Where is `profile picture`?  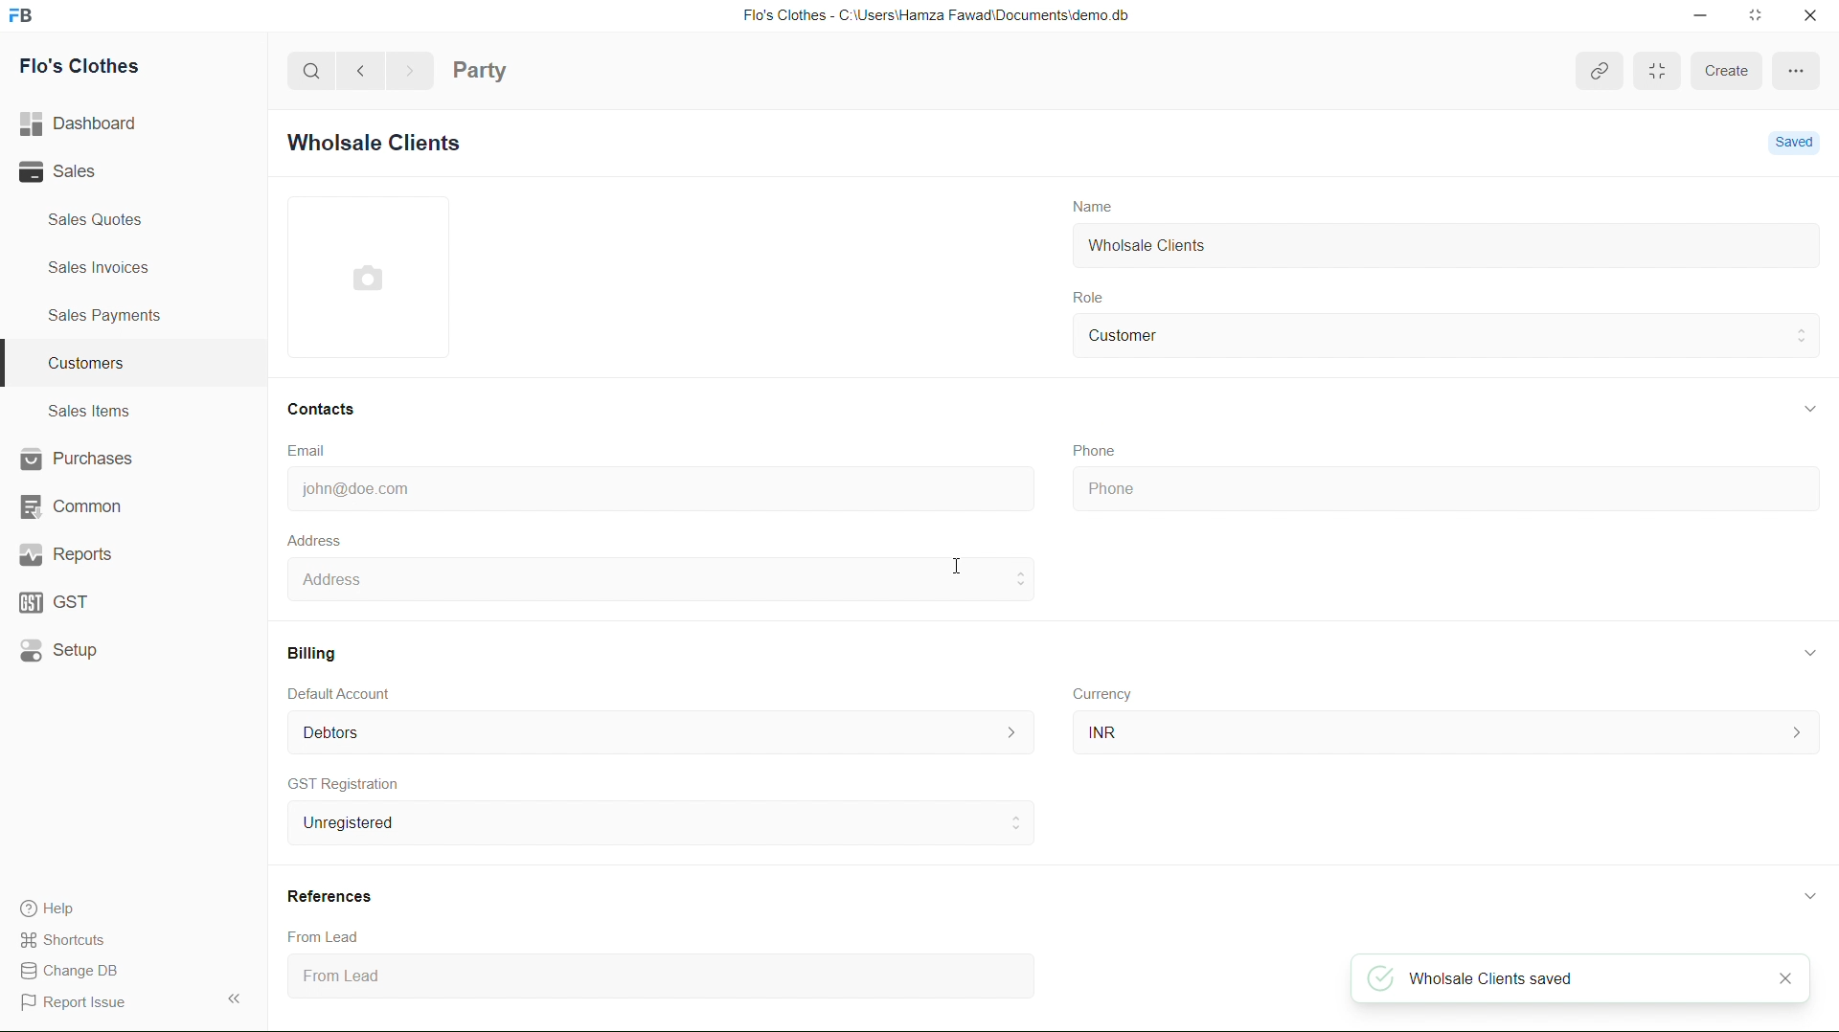 profile picture is located at coordinates (371, 279).